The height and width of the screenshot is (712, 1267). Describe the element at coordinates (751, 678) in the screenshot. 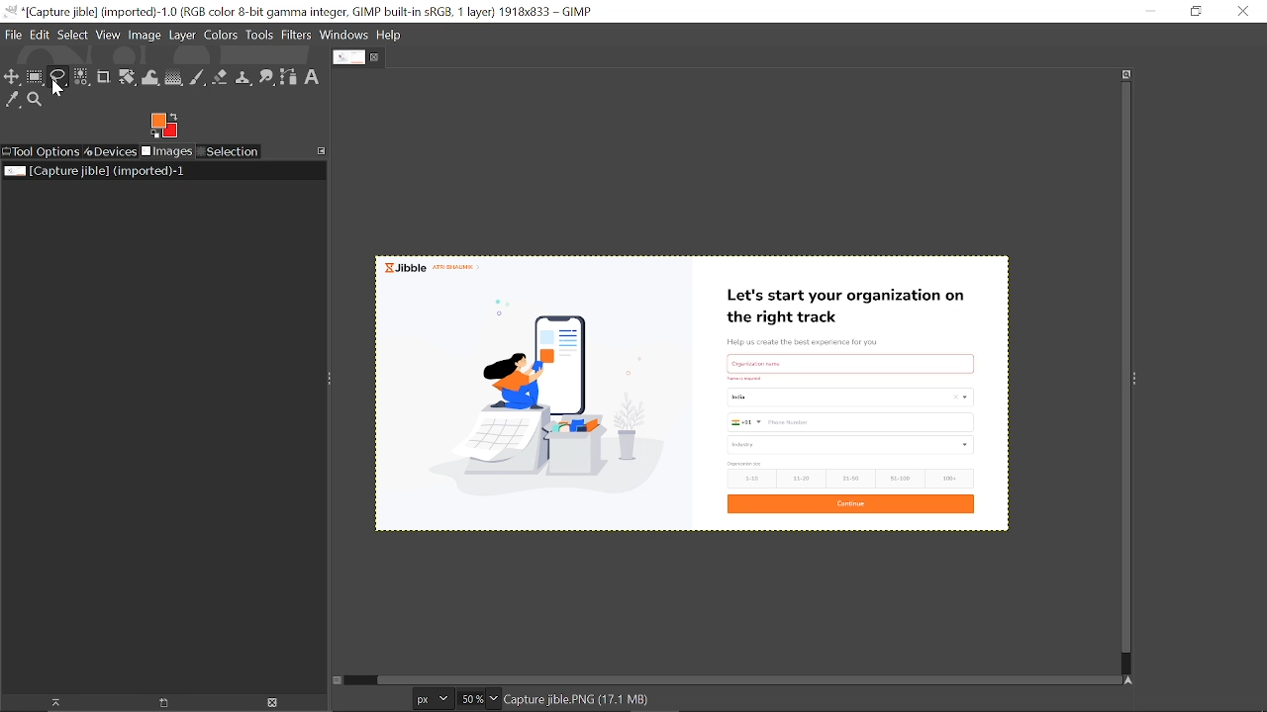

I see `Horizontal scrollbar` at that location.